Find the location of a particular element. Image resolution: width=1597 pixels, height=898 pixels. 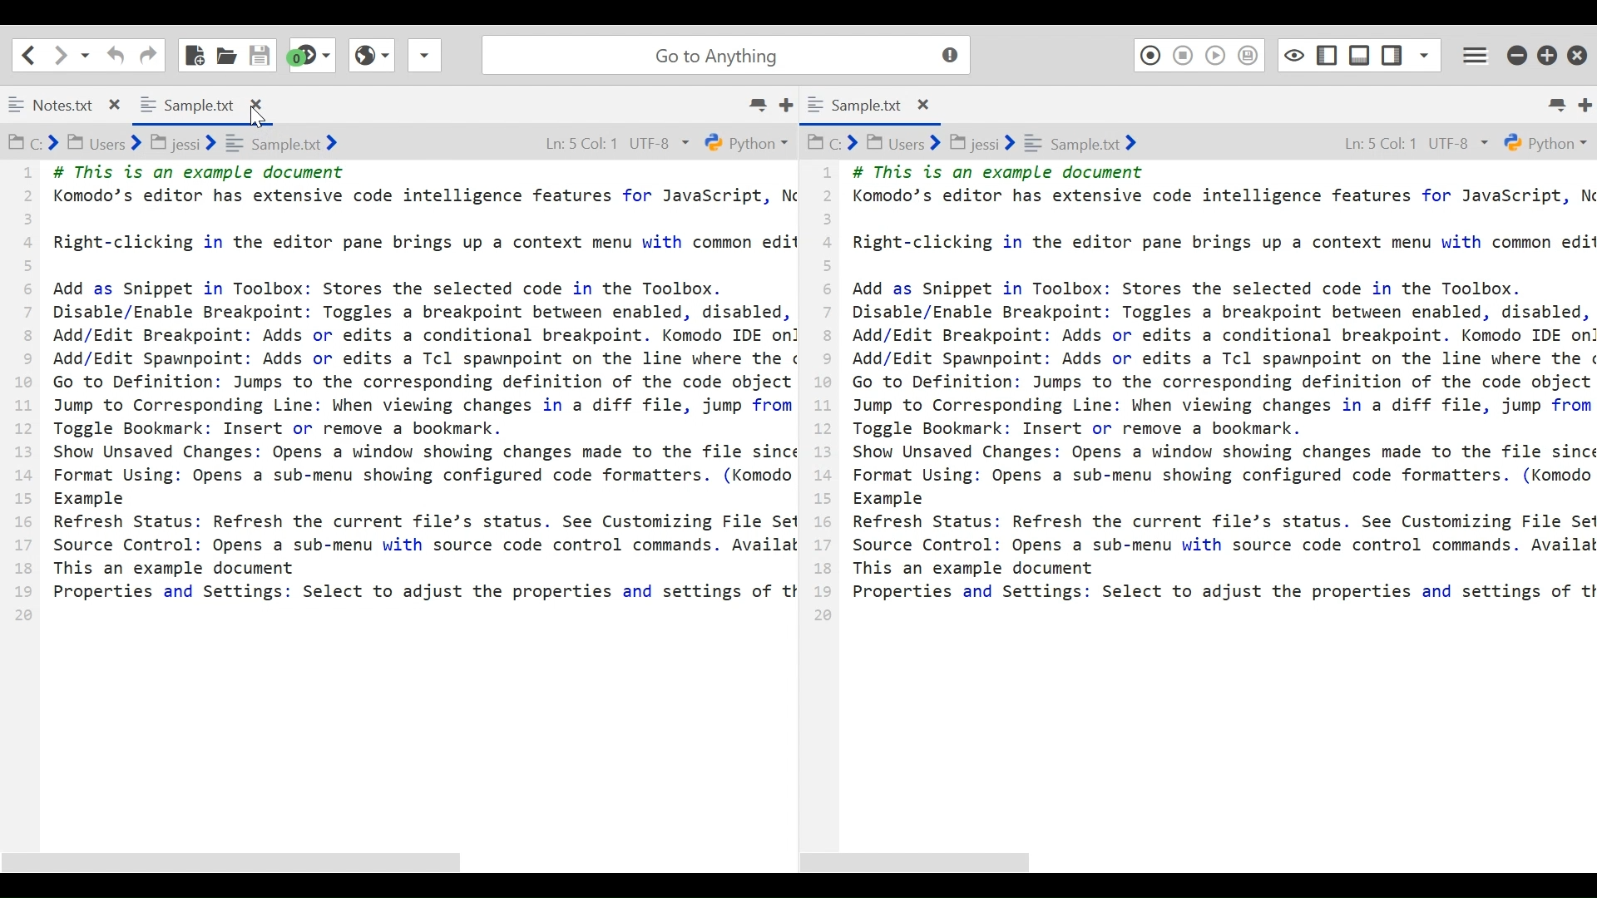

Show/Hide Left Pane is located at coordinates (1392, 54).